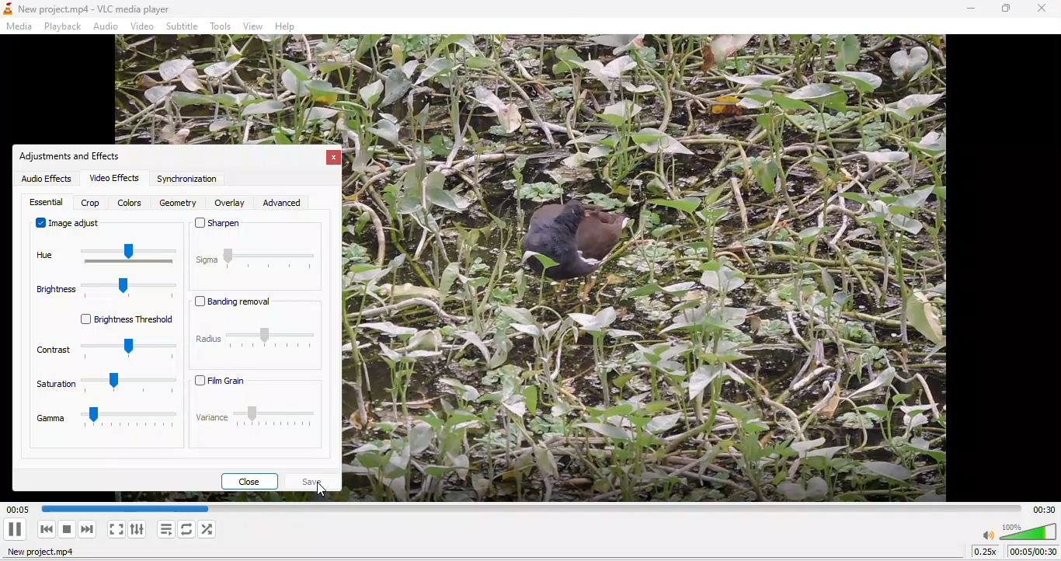 Image resolution: width=1061 pixels, height=561 pixels. What do you see at coordinates (982, 554) in the screenshot?
I see `0.25 x` at bounding box center [982, 554].